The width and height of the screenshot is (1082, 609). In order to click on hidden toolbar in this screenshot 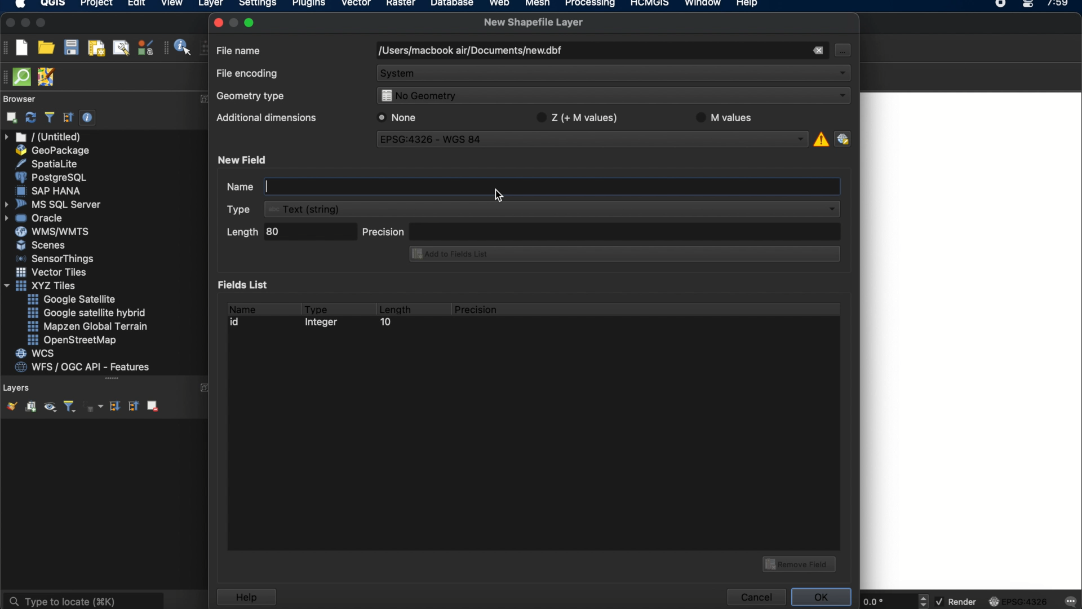, I will do `click(7, 76)`.